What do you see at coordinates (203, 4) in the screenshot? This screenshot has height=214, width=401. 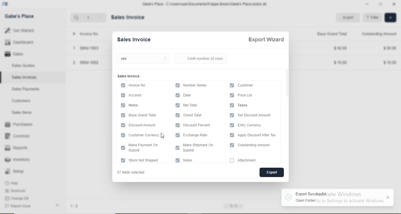 I see `Gabe's Place - C\Users\useriDocuments\Frappe Books\Gabe's Place books db` at bounding box center [203, 4].